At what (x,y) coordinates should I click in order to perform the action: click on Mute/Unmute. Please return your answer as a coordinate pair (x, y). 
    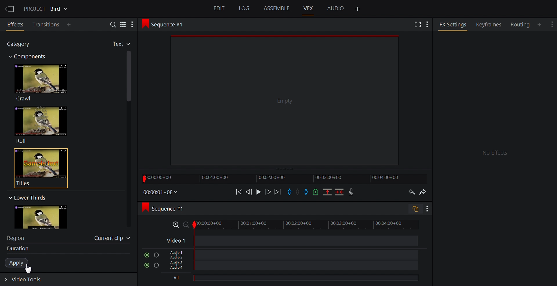
    Looking at the image, I should click on (145, 265).